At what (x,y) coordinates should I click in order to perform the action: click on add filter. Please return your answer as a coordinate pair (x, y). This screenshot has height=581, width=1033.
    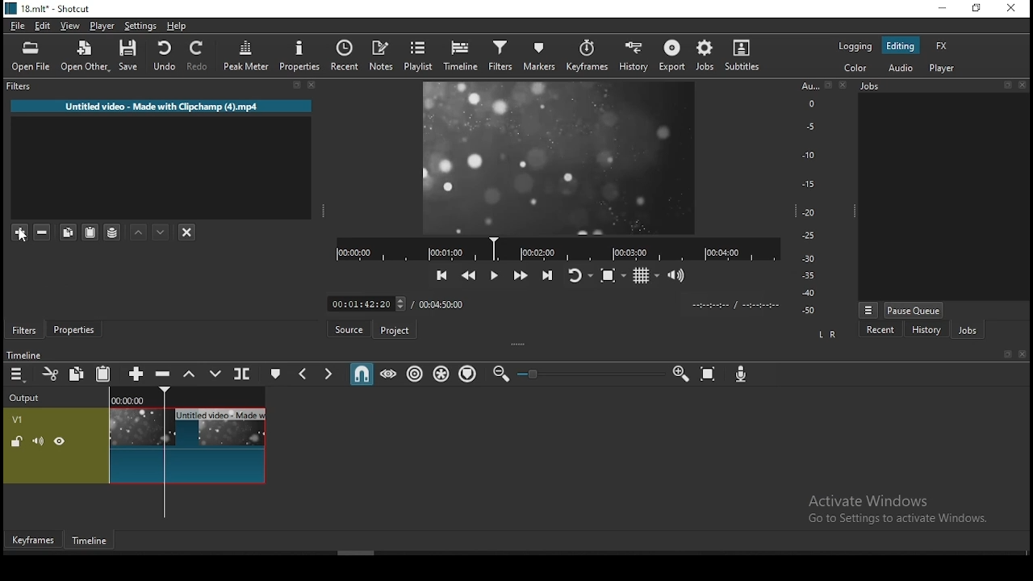
    Looking at the image, I should click on (19, 234).